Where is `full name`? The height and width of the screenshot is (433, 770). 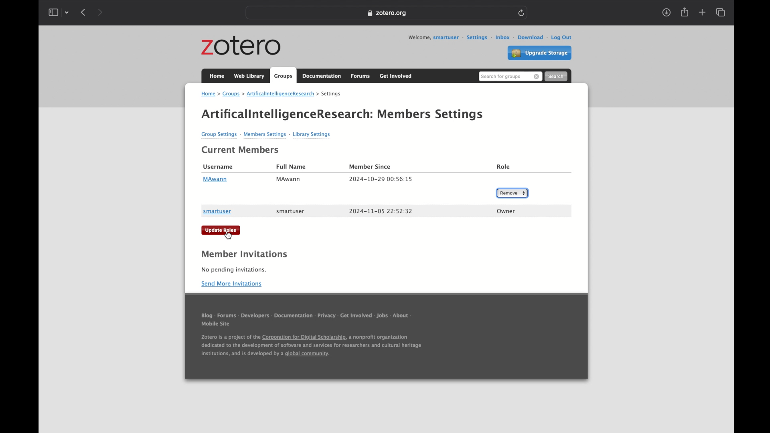
full name is located at coordinates (292, 166).